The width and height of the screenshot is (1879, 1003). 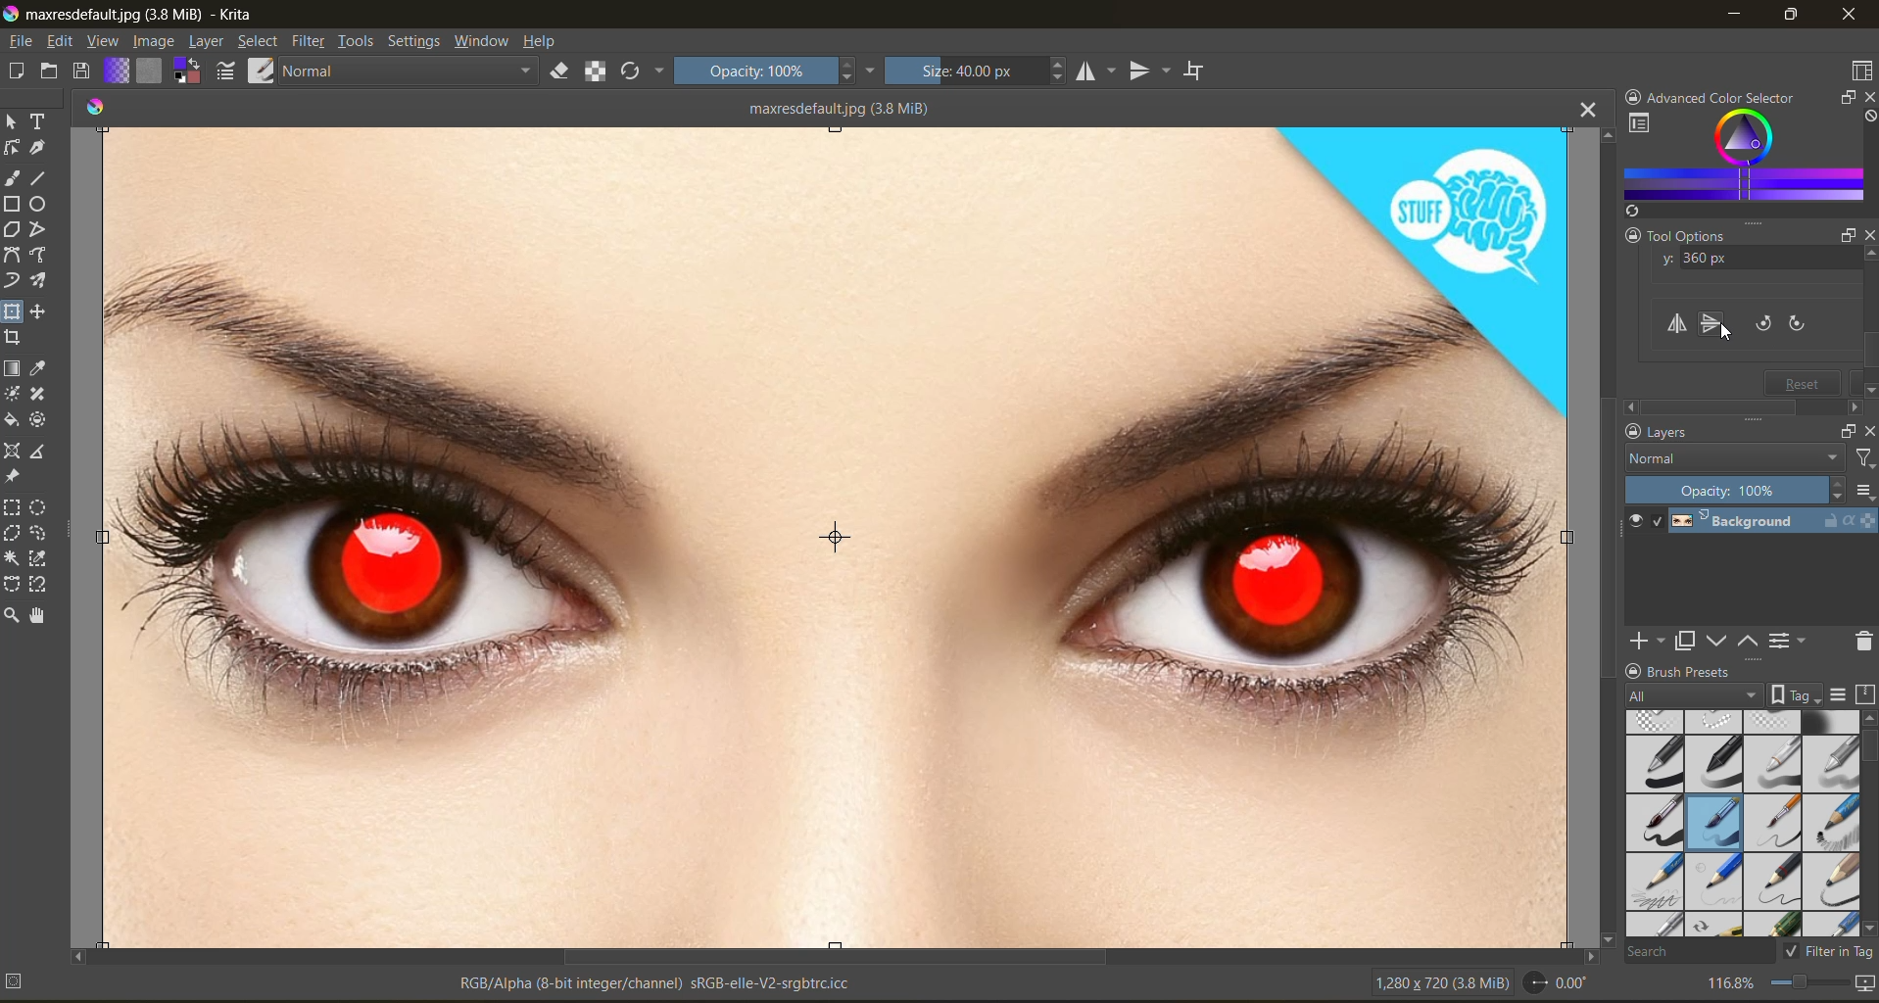 I want to click on tool, so click(x=41, y=204).